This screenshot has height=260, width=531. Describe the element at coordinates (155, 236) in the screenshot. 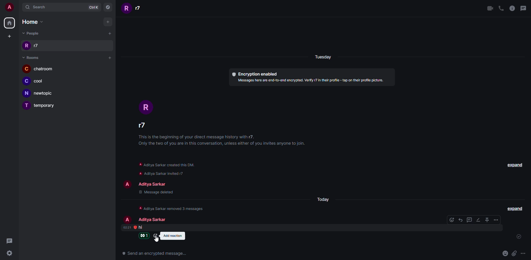

I see `react` at that location.